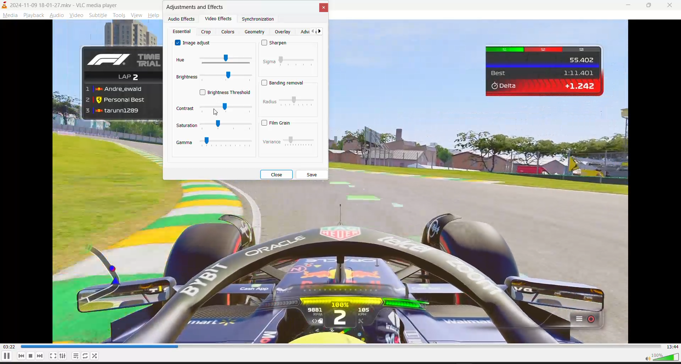 Image resolution: width=681 pixels, height=364 pixels. What do you see at coordinates (284, 32) in the screenshot?
I see `overlay` at bounding box center [284, 32].